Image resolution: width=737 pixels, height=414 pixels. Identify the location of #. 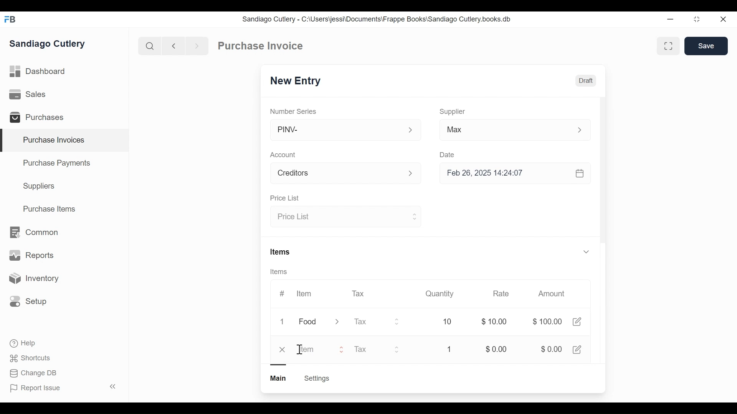
(282, 293).